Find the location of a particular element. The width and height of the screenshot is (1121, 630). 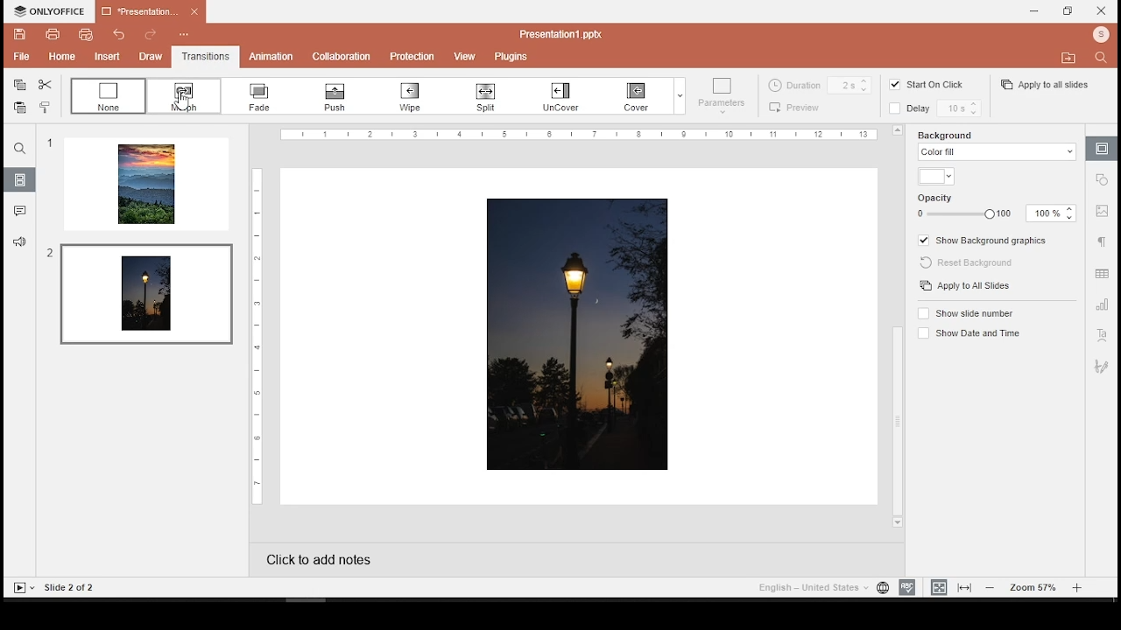

p is located at coordinates (410, 54).